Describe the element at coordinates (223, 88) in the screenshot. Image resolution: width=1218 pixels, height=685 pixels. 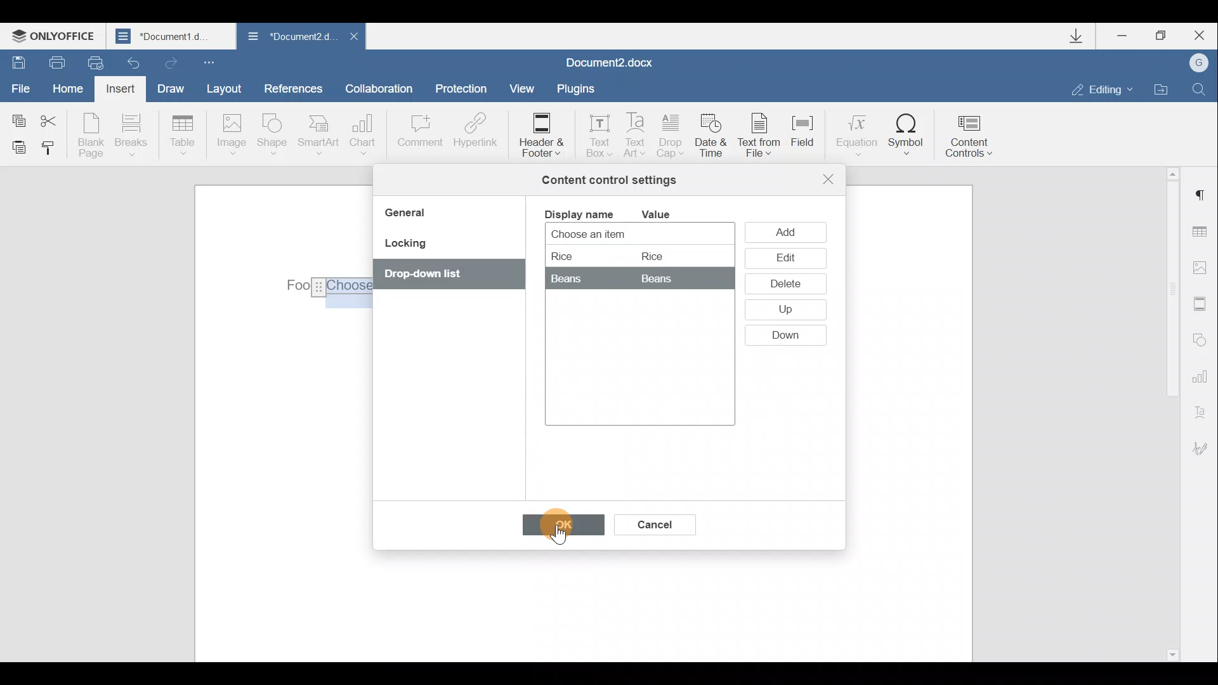
I see `Layout` at that location.